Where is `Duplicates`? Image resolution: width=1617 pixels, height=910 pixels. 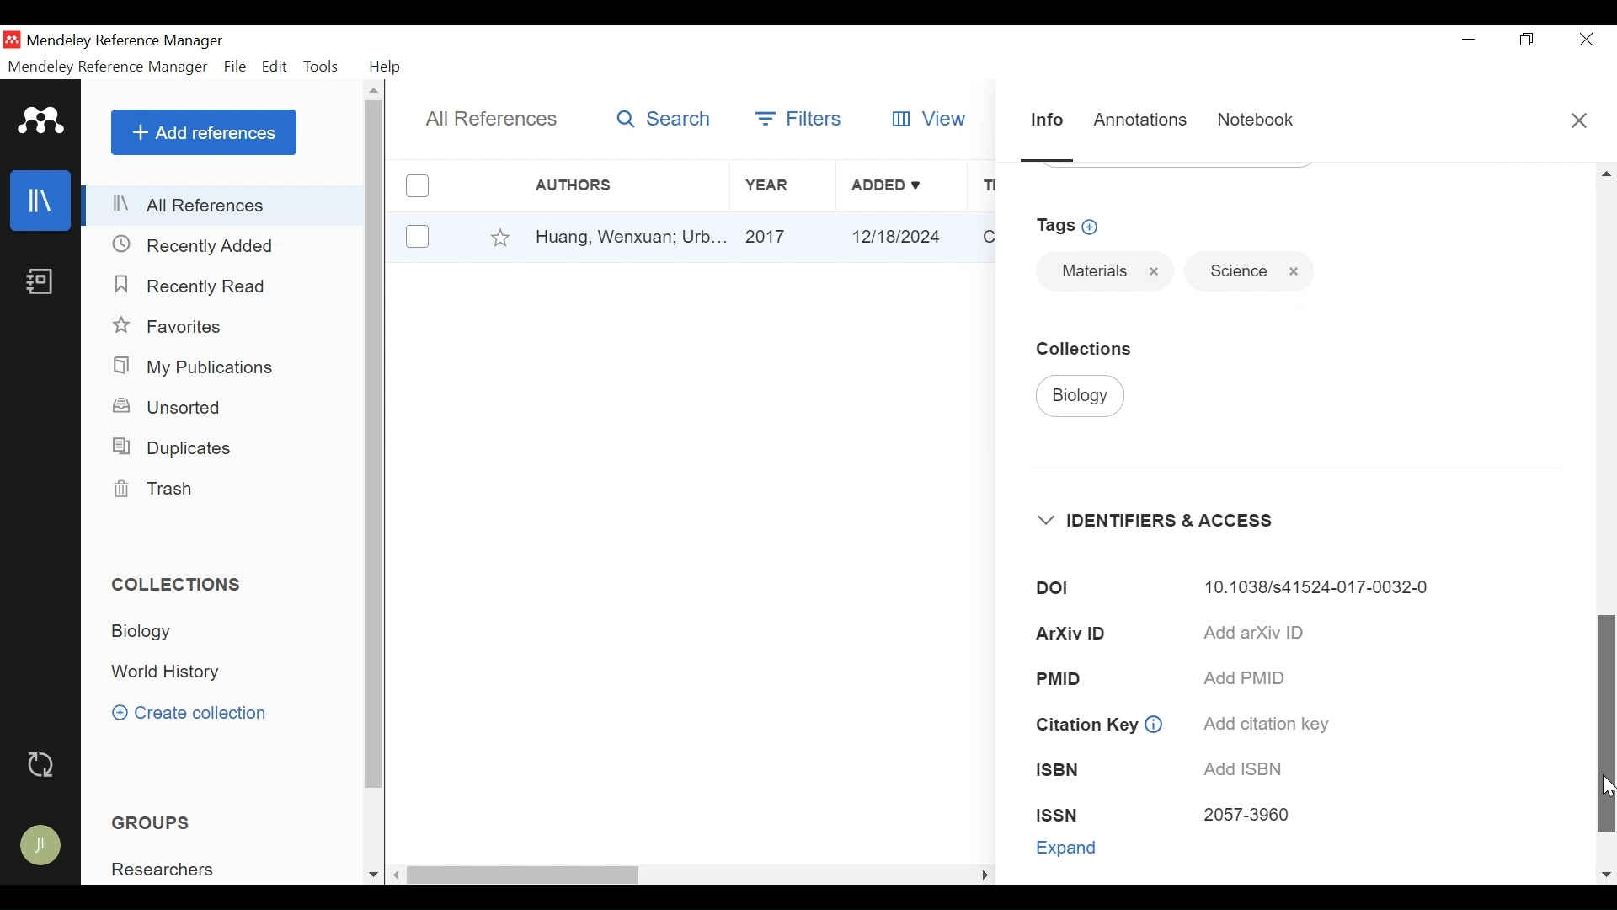 Duplicates is located at coordinates (175, 450).